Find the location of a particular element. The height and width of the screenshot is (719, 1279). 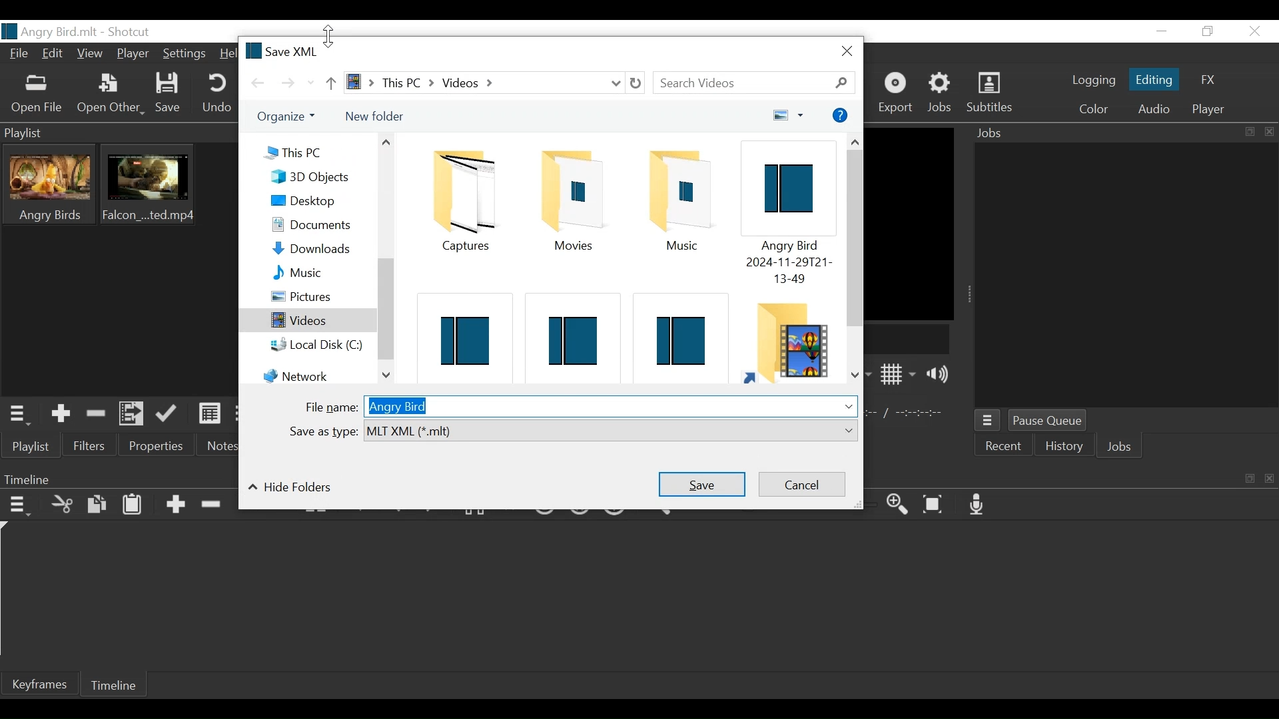

Go back is located at coordinates (259, 83).